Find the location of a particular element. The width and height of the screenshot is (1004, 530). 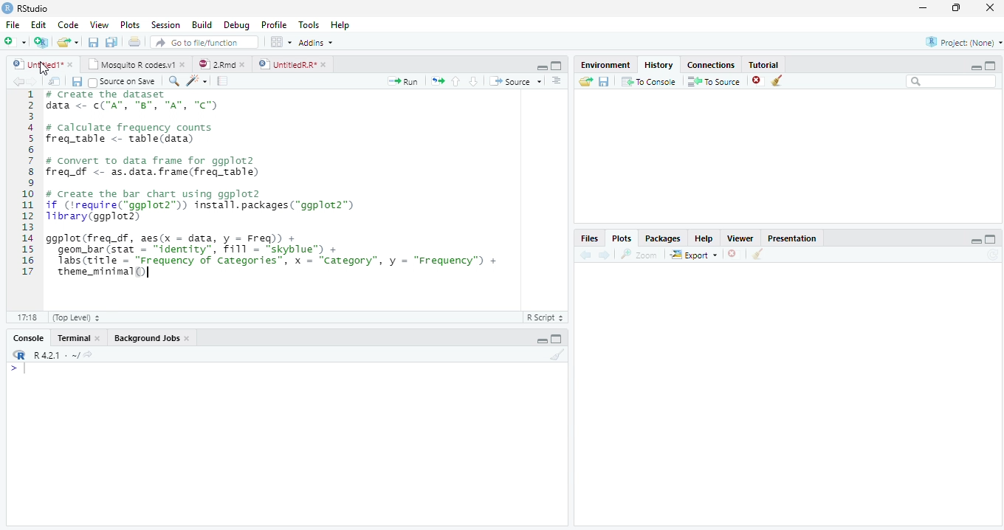

To source is located at coordinates (715, 81).